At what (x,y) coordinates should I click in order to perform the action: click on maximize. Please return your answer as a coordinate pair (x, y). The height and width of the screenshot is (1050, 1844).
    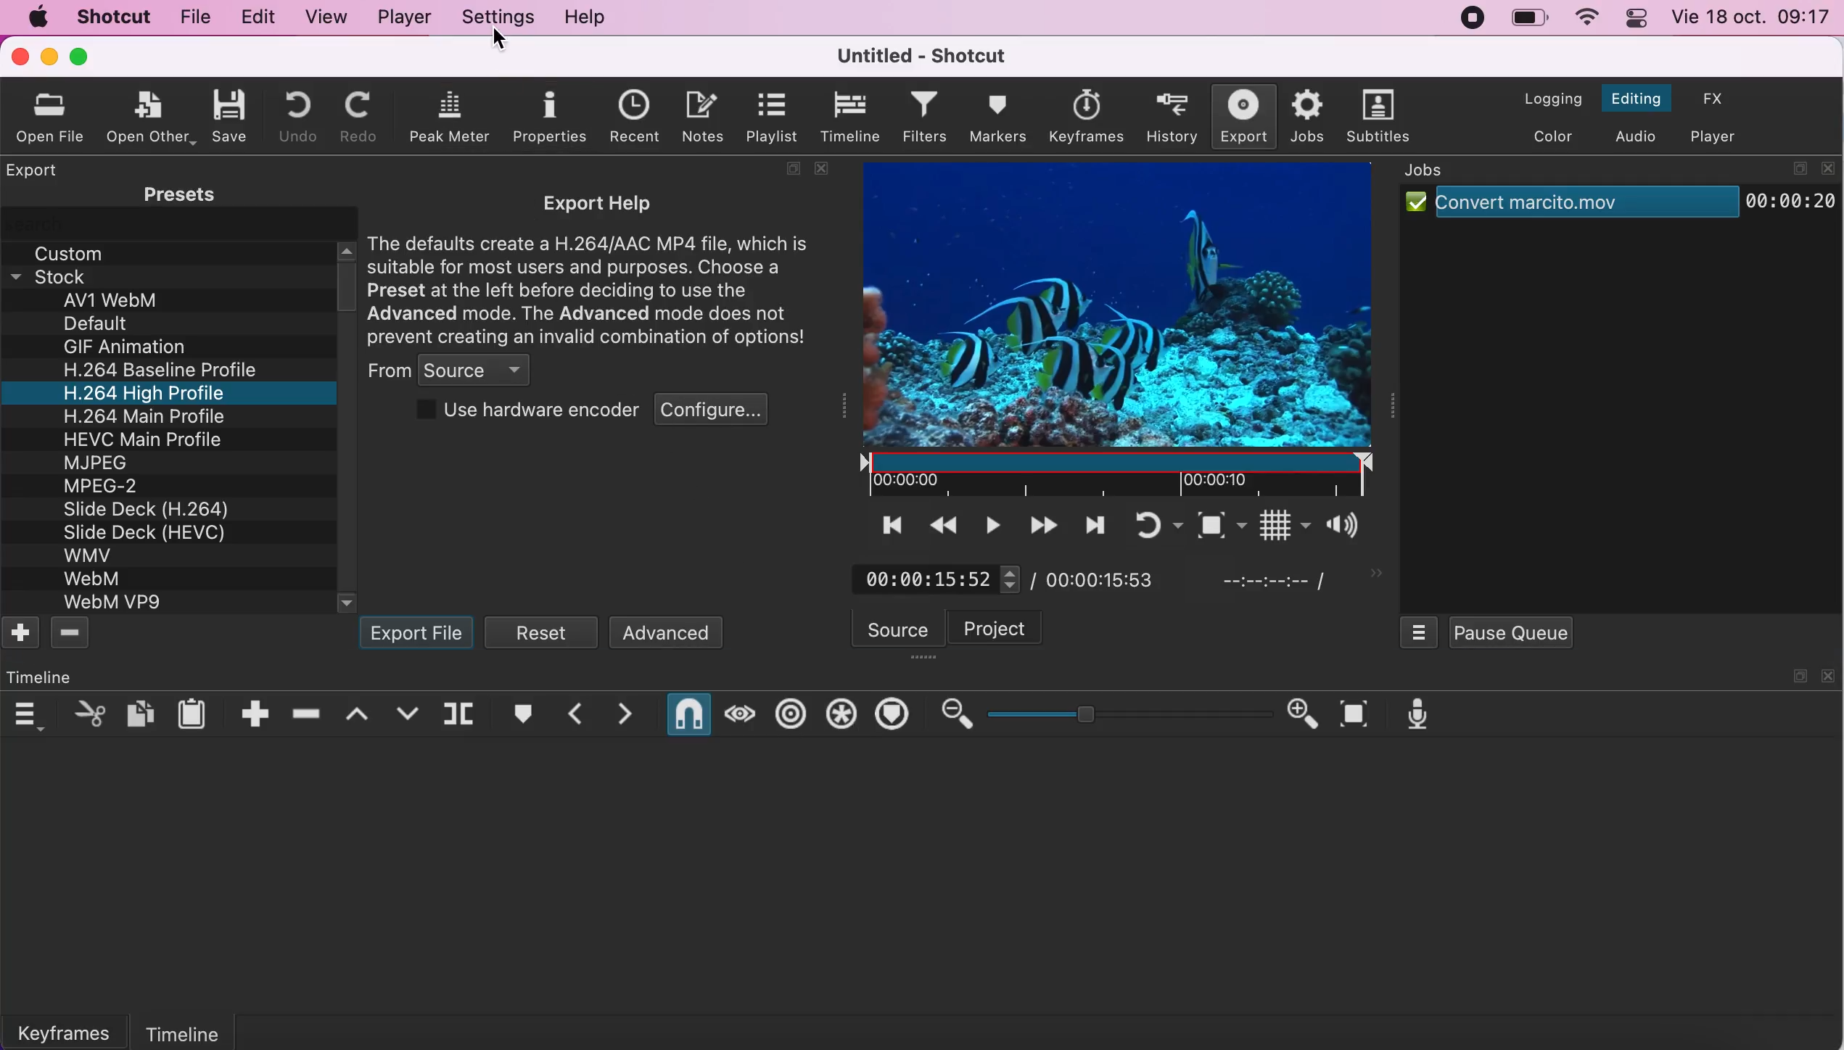
    Looking at the image, I should click on (789, 170).